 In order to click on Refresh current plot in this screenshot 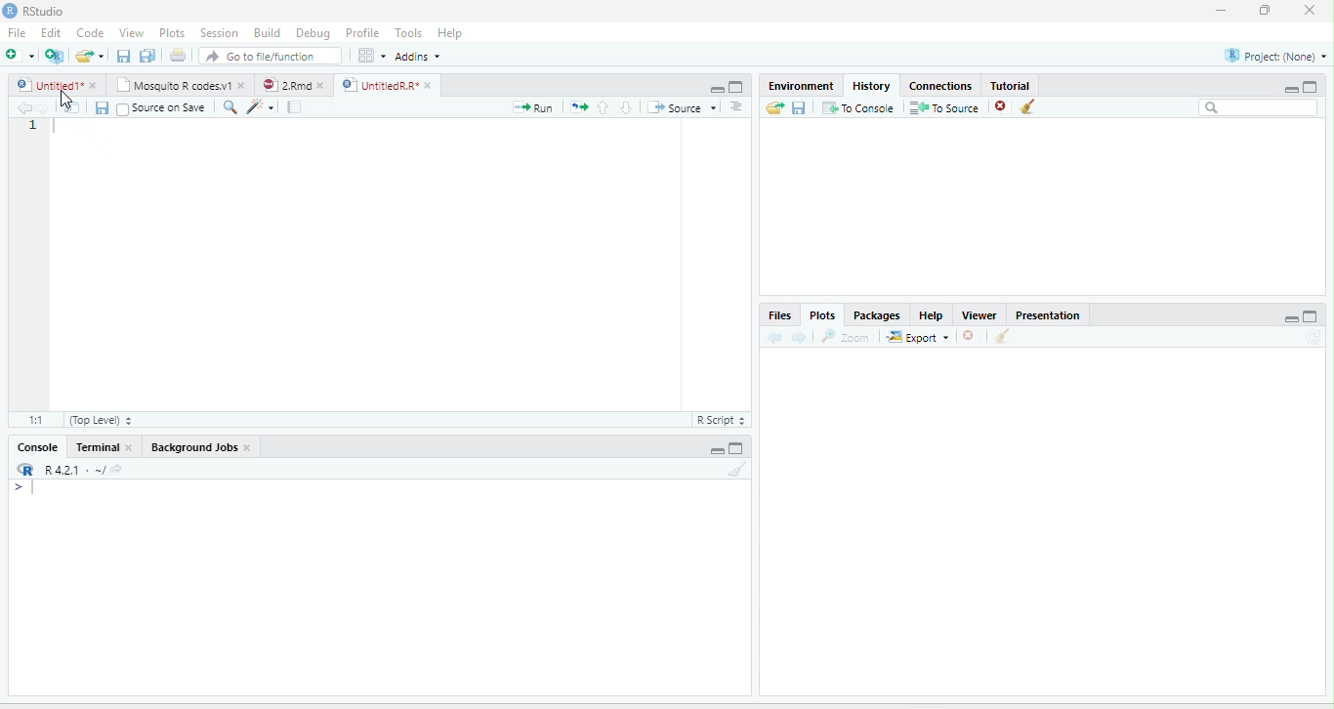, I will do `click(1314, 337)`.